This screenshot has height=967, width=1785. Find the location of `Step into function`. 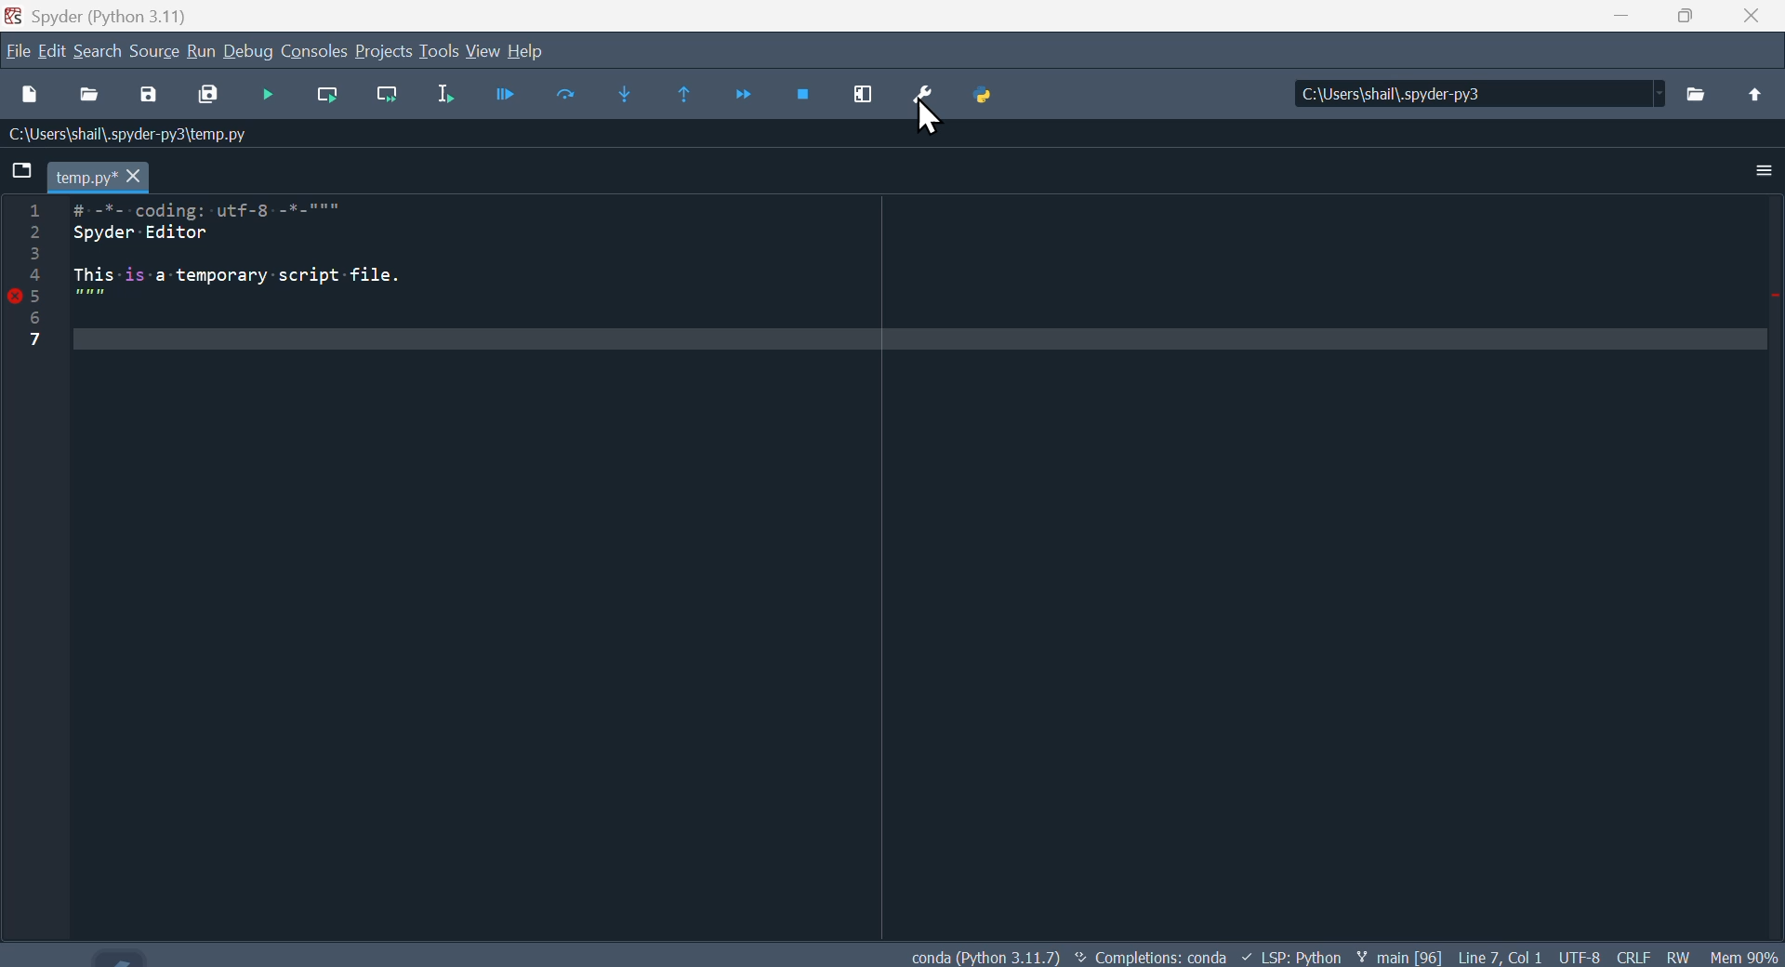

Step into function is located at coordinates (626, 92).